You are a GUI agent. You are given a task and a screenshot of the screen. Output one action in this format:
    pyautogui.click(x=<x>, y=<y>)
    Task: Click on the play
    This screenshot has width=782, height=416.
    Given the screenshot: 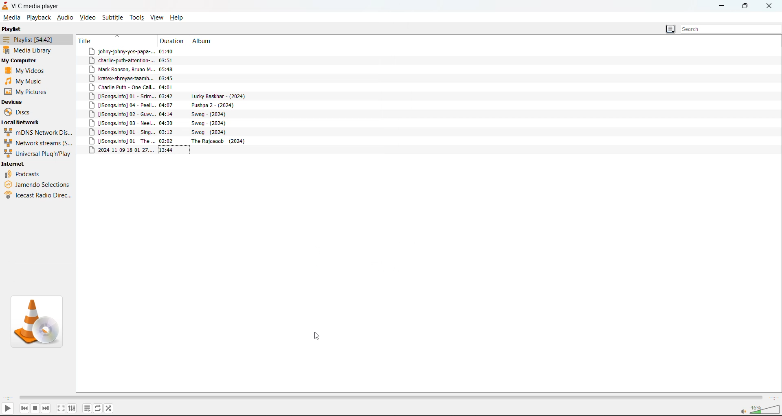 What is the action you would take?
    pyautogui.click(x=9, y=408)
    